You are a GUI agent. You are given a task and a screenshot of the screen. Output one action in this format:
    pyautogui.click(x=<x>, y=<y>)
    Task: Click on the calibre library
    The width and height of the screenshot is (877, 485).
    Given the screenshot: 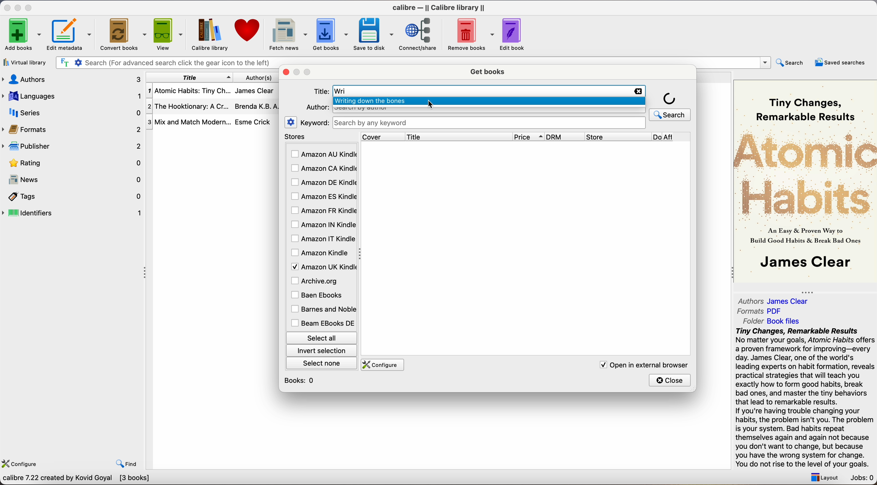 What is the action you would take?
    pyautogui.click(x=207, y=34)
    